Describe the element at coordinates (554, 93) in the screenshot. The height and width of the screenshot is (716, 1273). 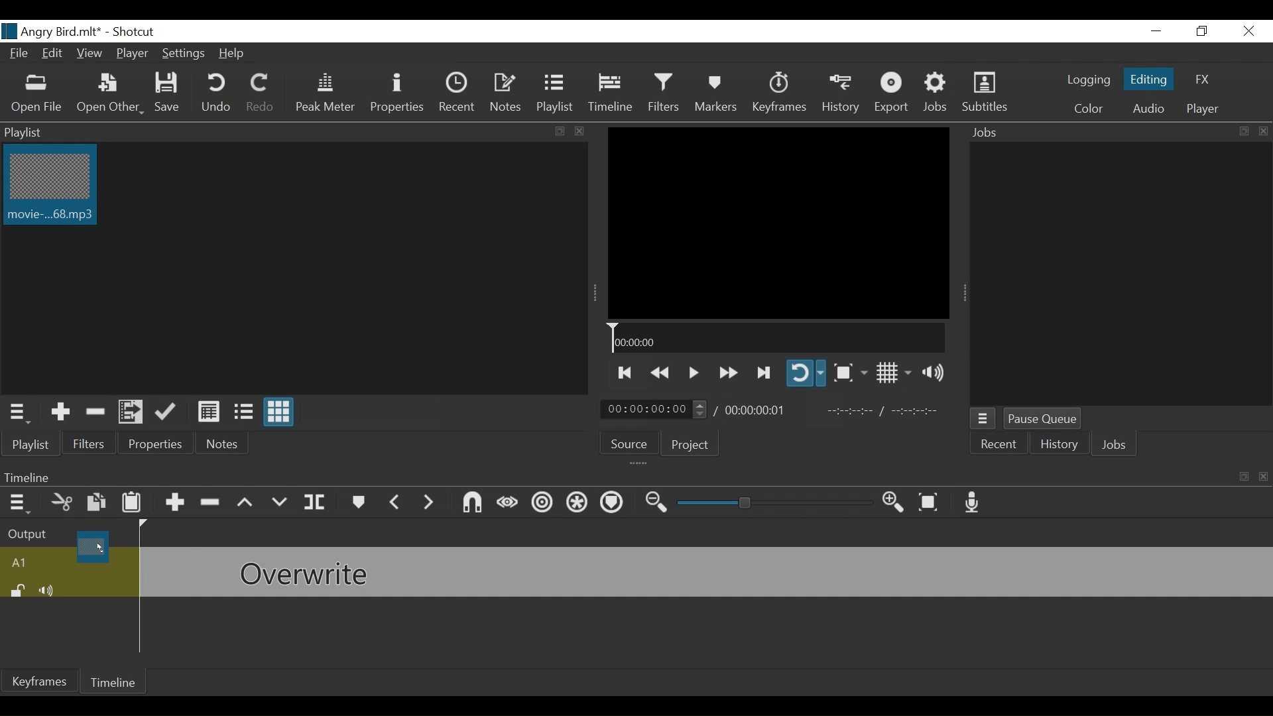
I see `Playlist` at that location.